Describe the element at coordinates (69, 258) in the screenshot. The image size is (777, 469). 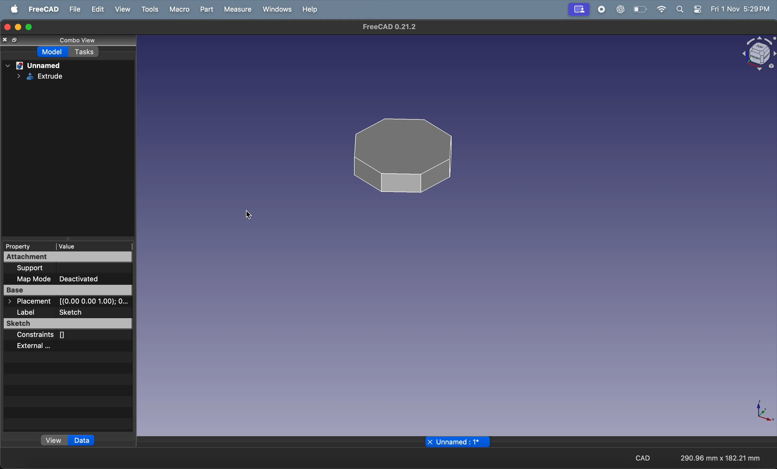
I see `attachment` at that location.